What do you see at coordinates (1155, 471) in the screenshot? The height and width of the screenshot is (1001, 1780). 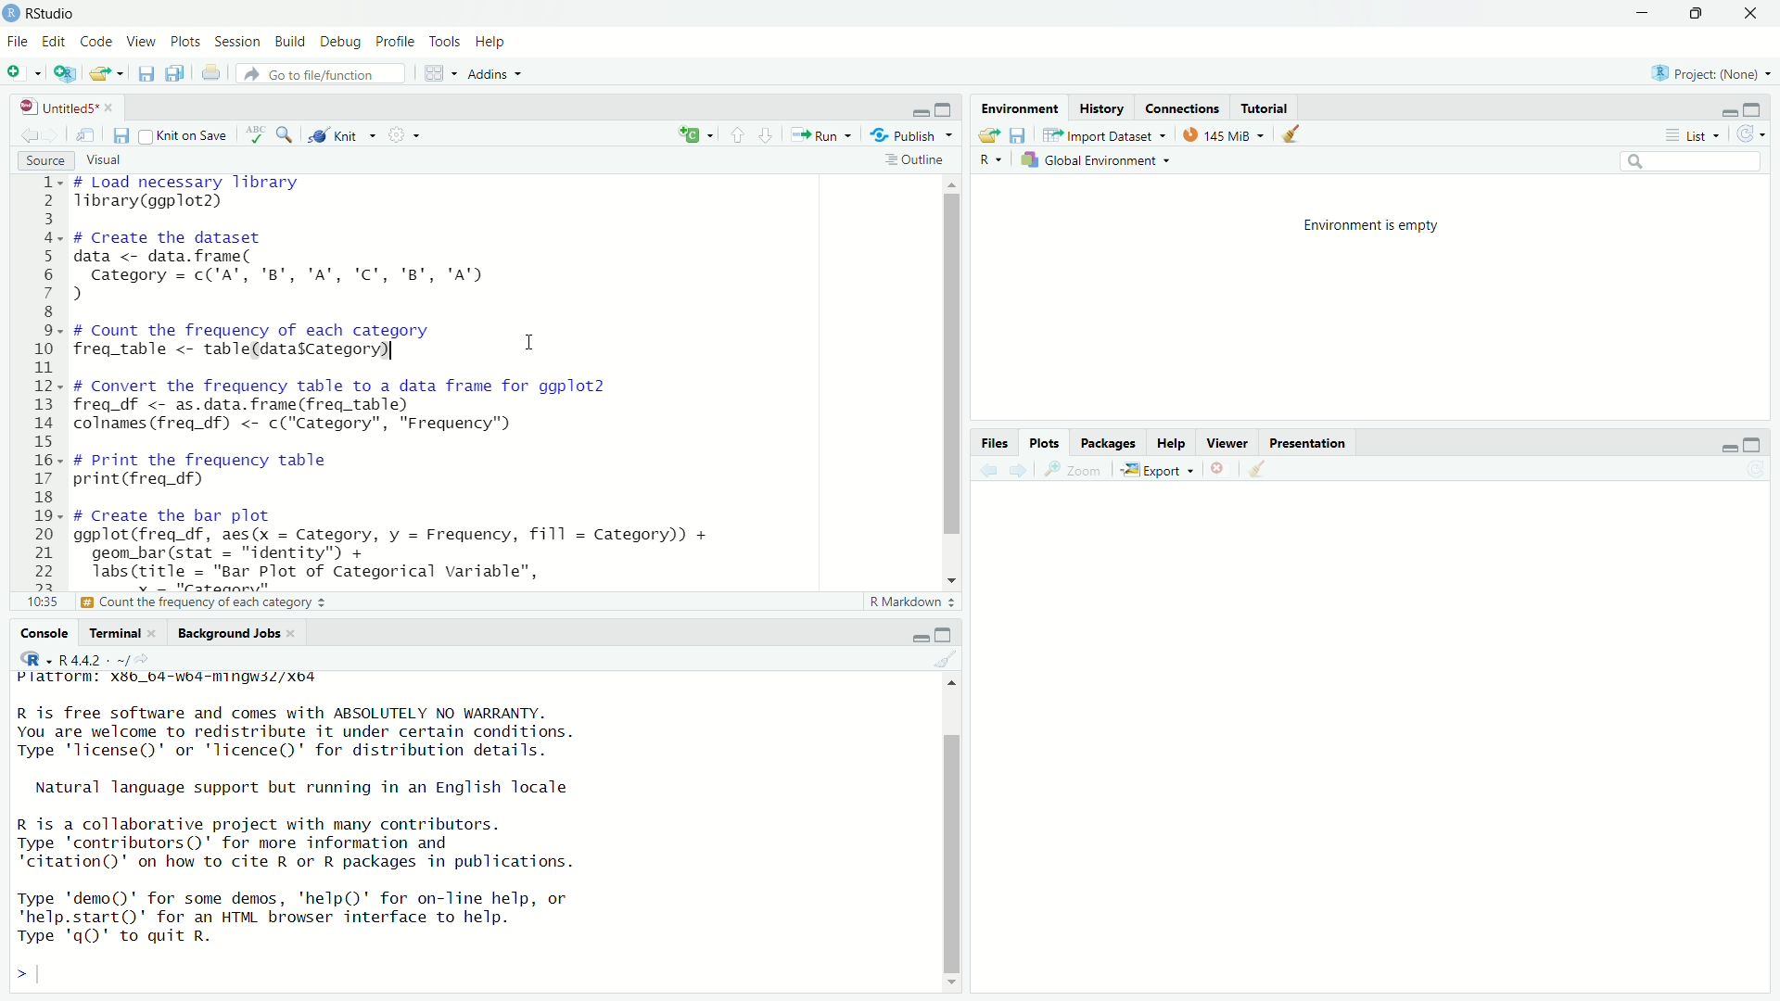 I see `export` at bounding box center [1155, 471].